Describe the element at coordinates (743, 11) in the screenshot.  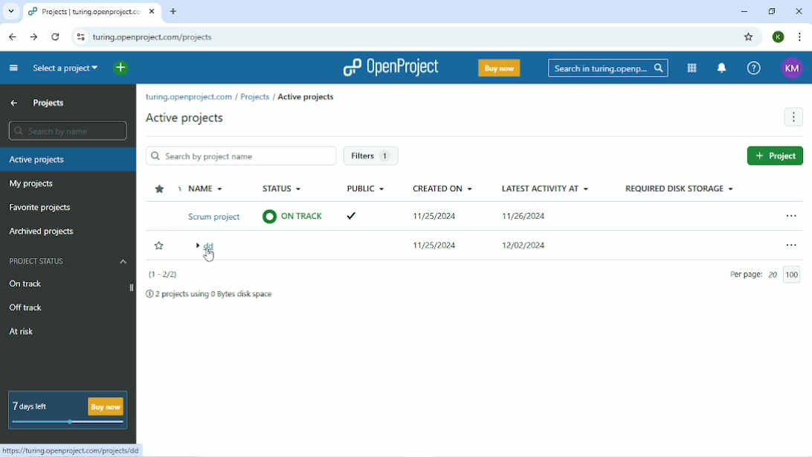
I see `Minimize` at that location.